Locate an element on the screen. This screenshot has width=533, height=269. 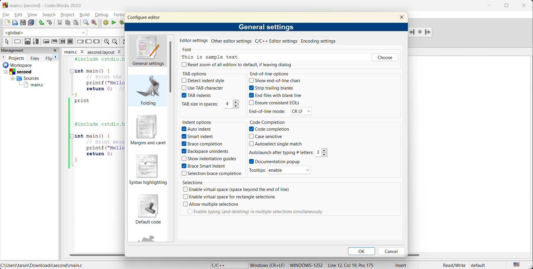
other editor settings is located at coordinates (232, 42).